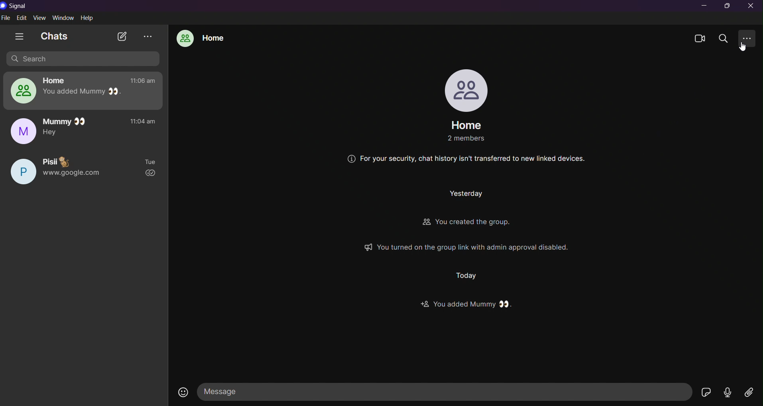 The height and width of the screenshot is (406, 763). I want to click on  You turned on the group link with admin approval disabled., so click(494, 247).